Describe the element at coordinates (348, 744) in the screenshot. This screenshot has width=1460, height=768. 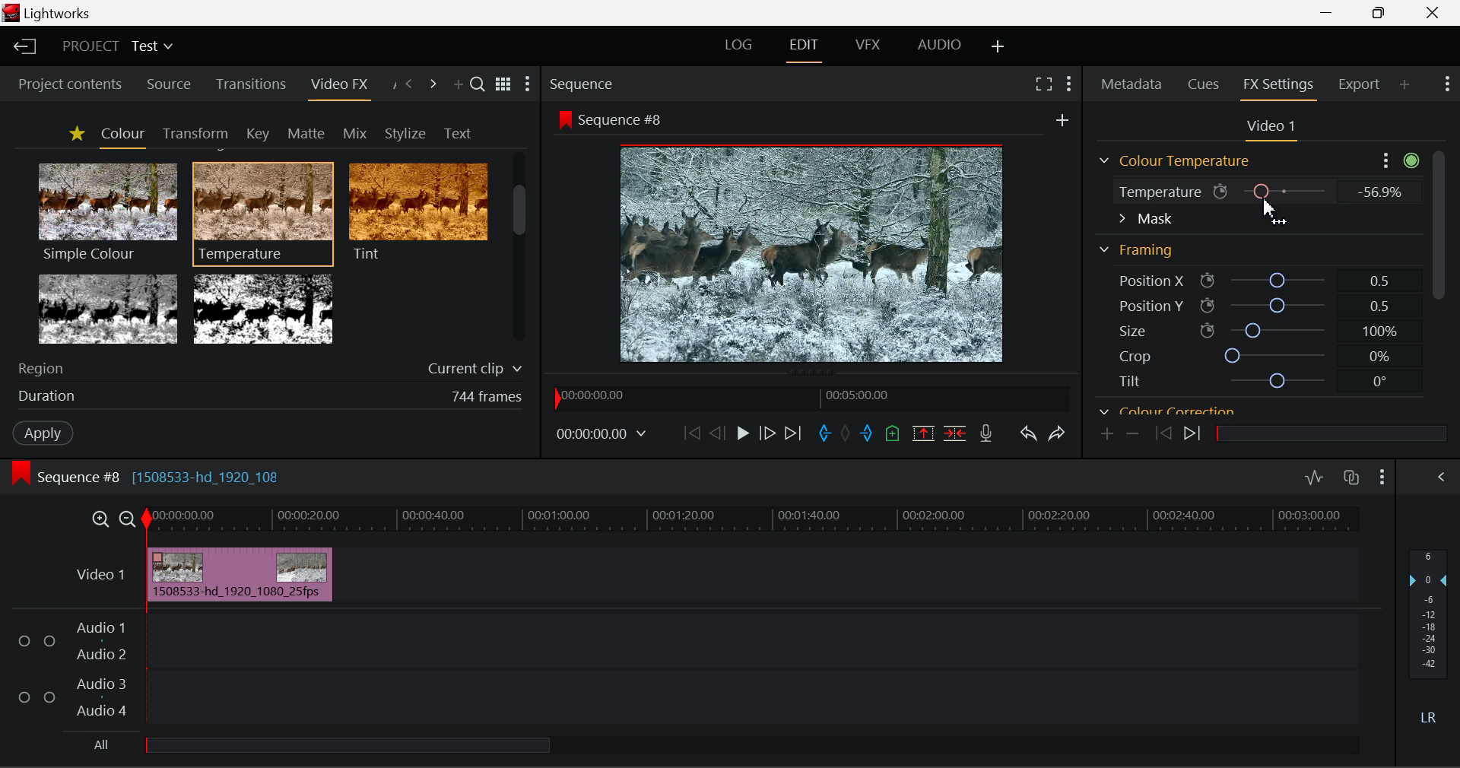
I see `all Audio` at that location.